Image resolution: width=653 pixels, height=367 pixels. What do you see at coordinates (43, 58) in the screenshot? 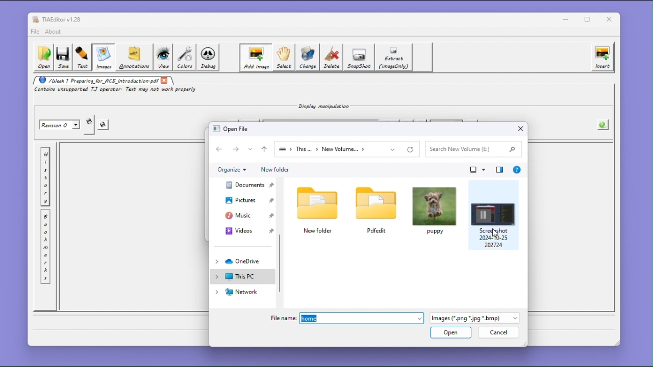
I see `Open` at bounding box center [43, 58].